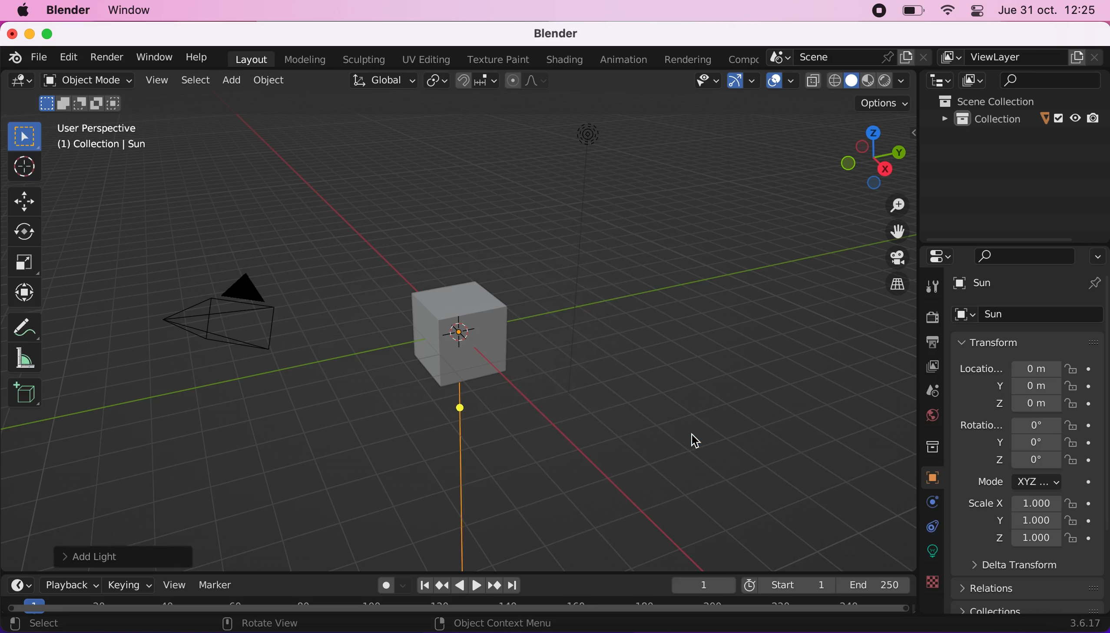 The height and width of the screenshot is (633, 1110). What do you see at coordinates (233, 82) in the screenshot?
I see `add` at bounding box center [233, 82].